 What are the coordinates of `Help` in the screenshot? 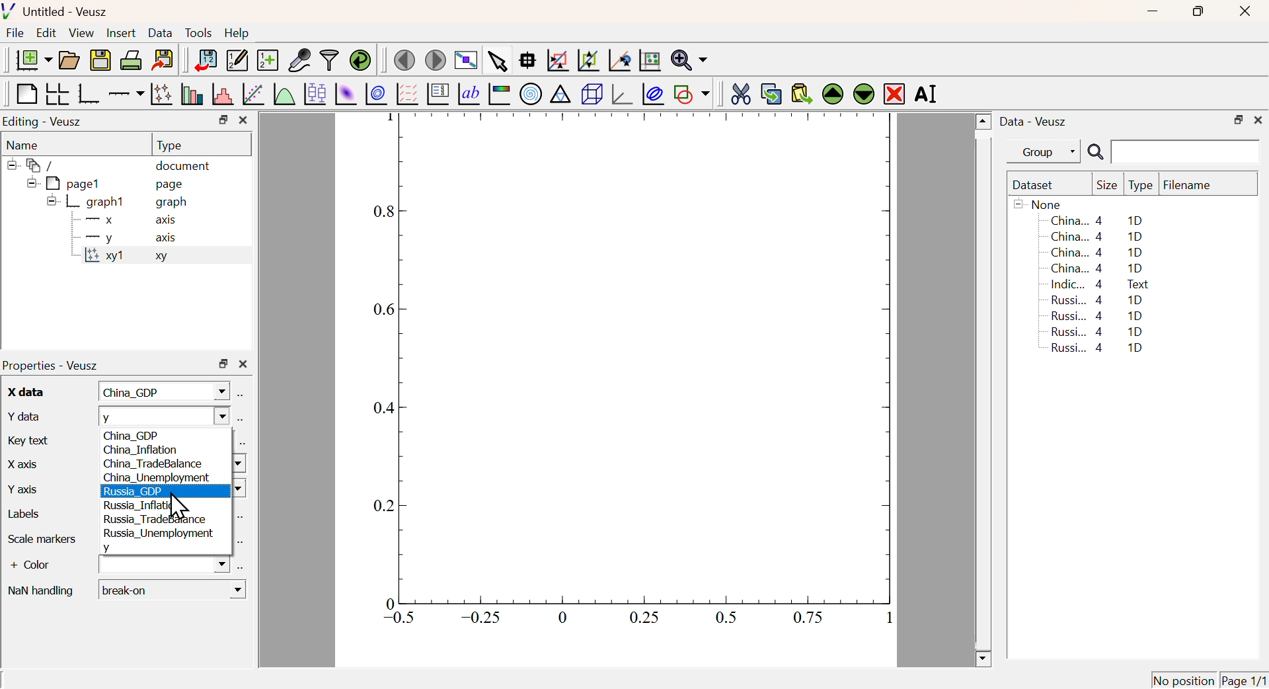 It's located at (237, 33).